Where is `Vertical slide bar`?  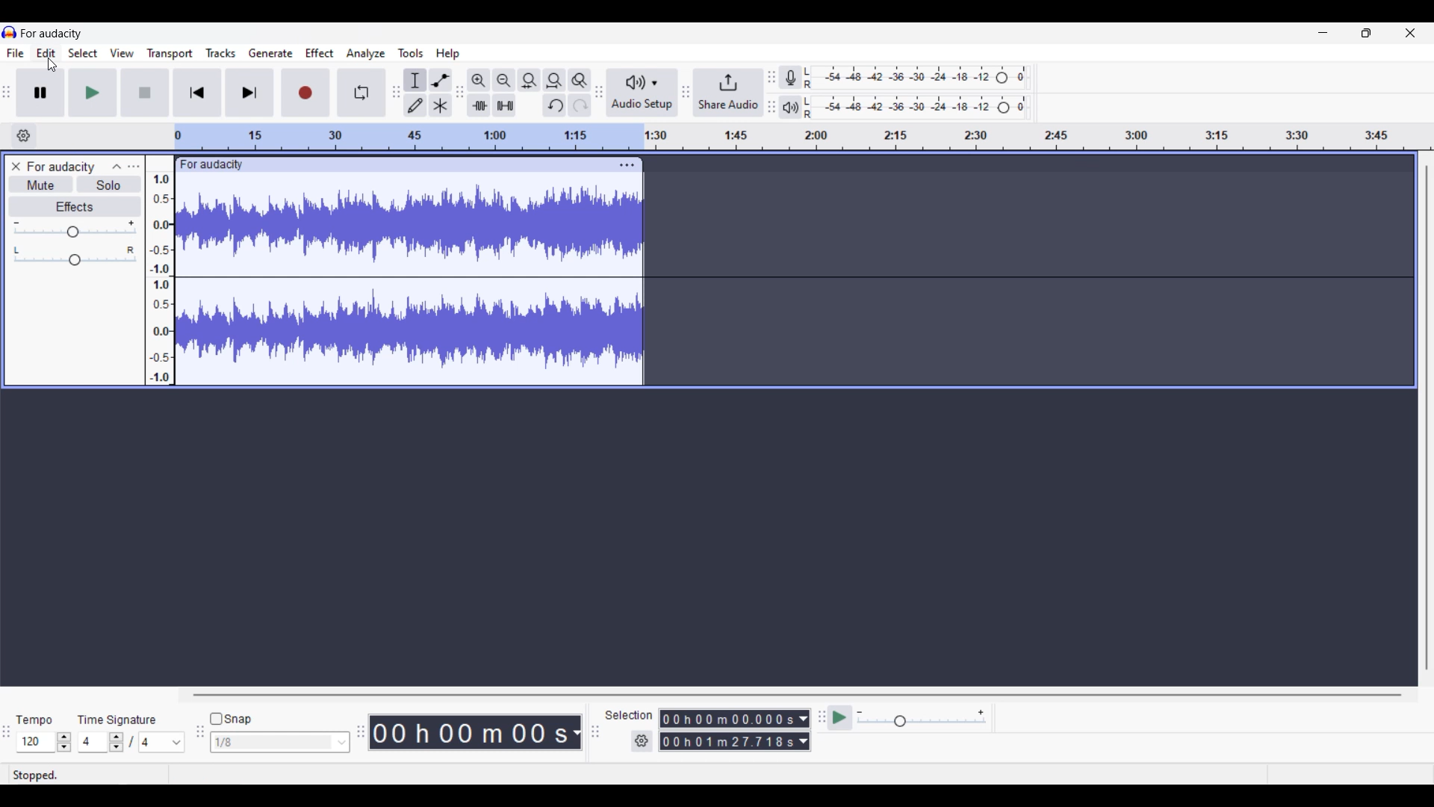 Vertical slide bar is located at coordinates (1427, 418).